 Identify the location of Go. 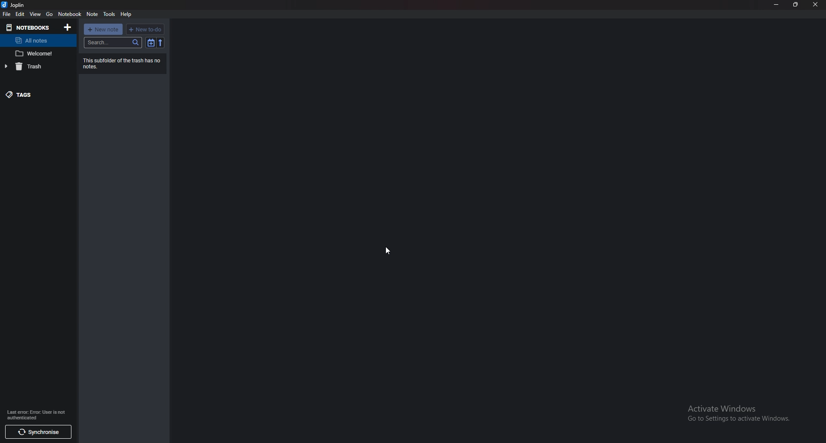
(50, 14).